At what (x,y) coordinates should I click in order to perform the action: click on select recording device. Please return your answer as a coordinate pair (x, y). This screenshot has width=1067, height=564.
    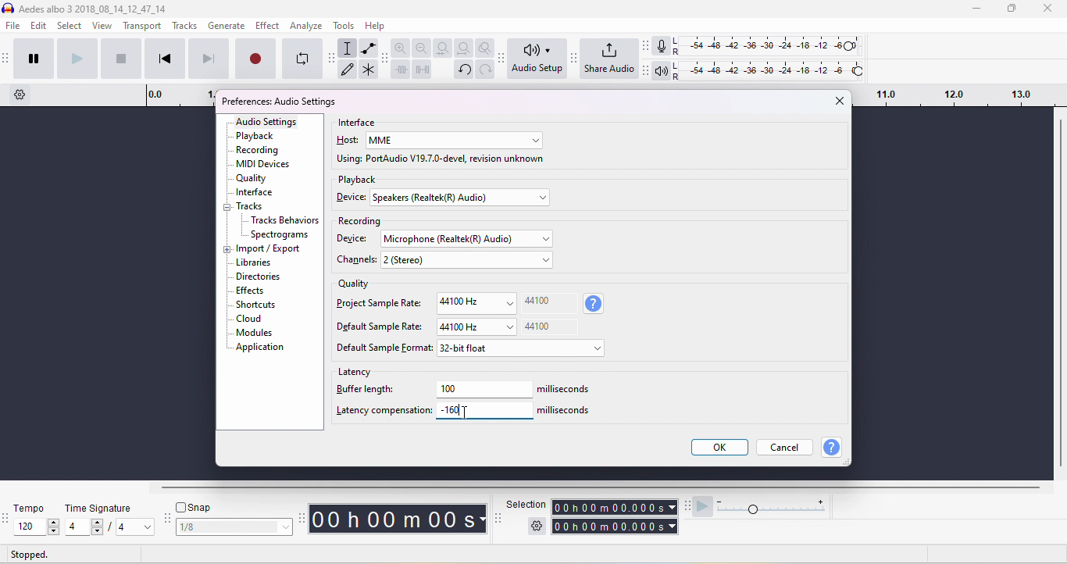
    Looking at the image, I should click on (473, 239).